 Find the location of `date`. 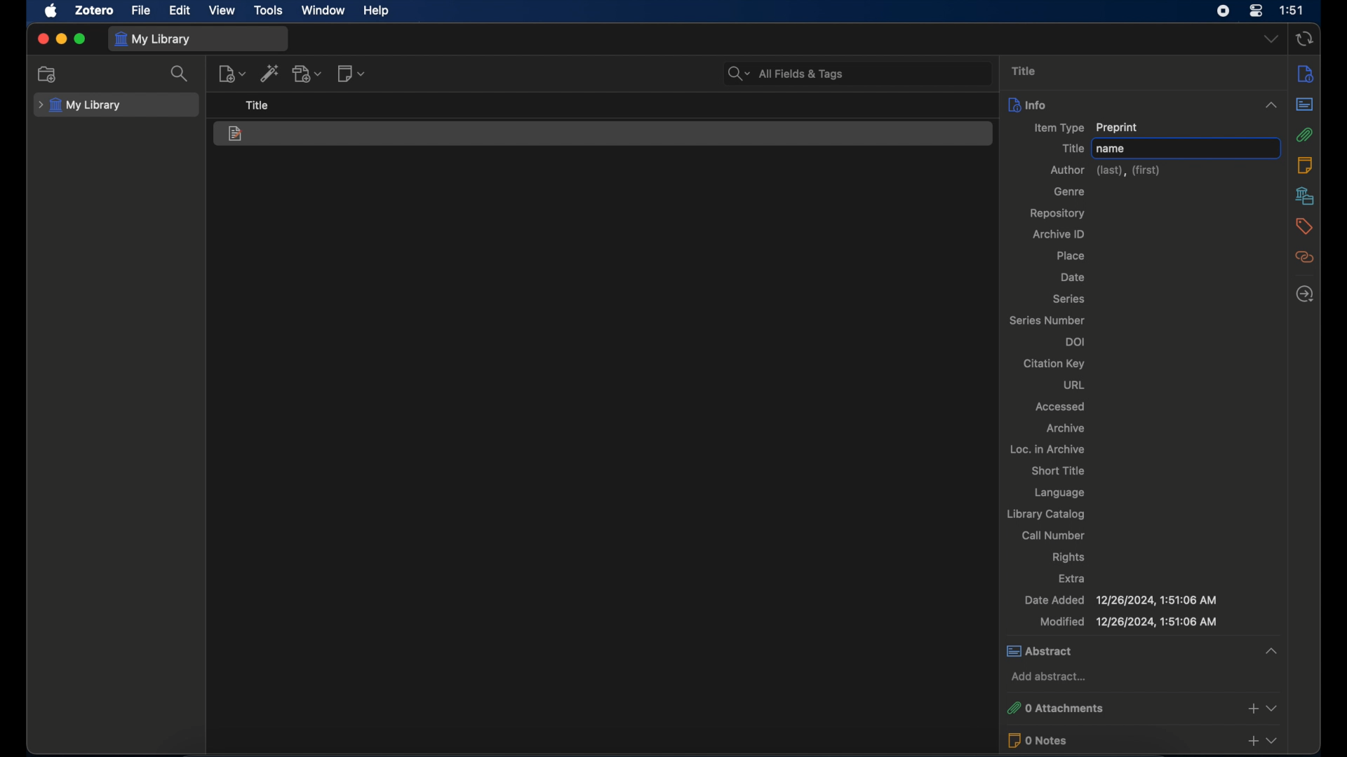

date is located at coordinates (1073, 277).